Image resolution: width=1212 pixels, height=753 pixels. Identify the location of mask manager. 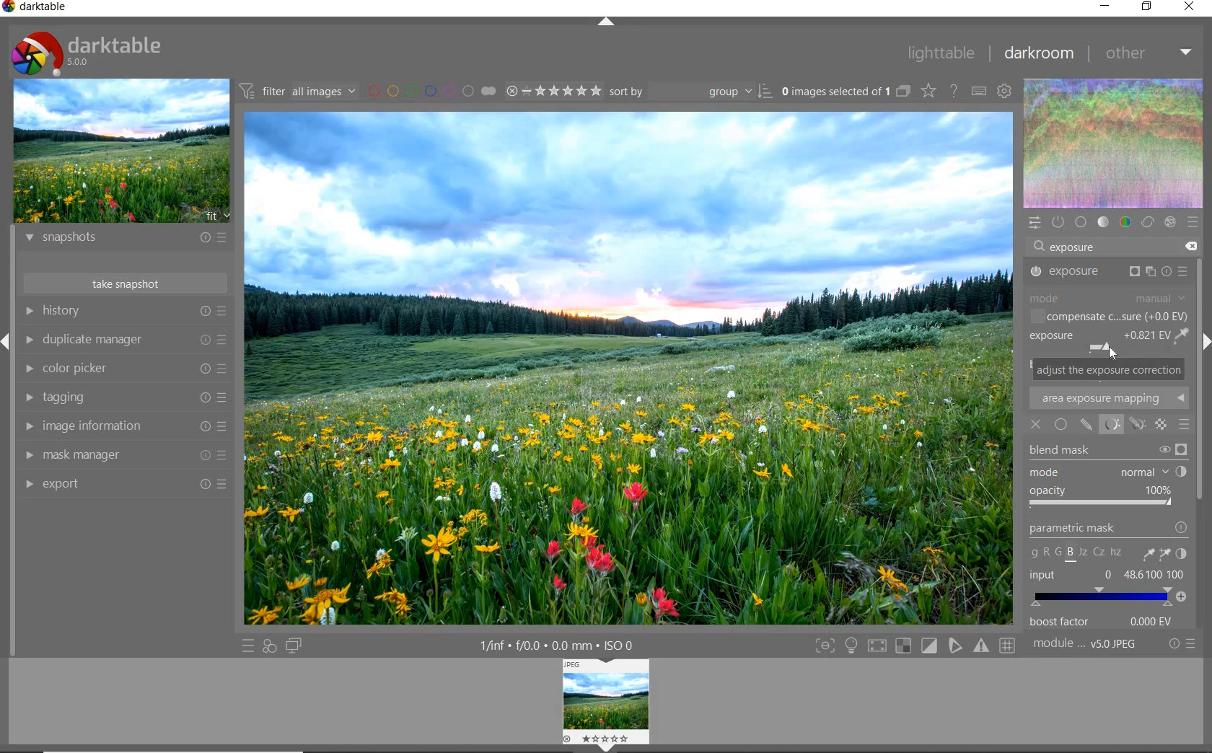
(123, 455).